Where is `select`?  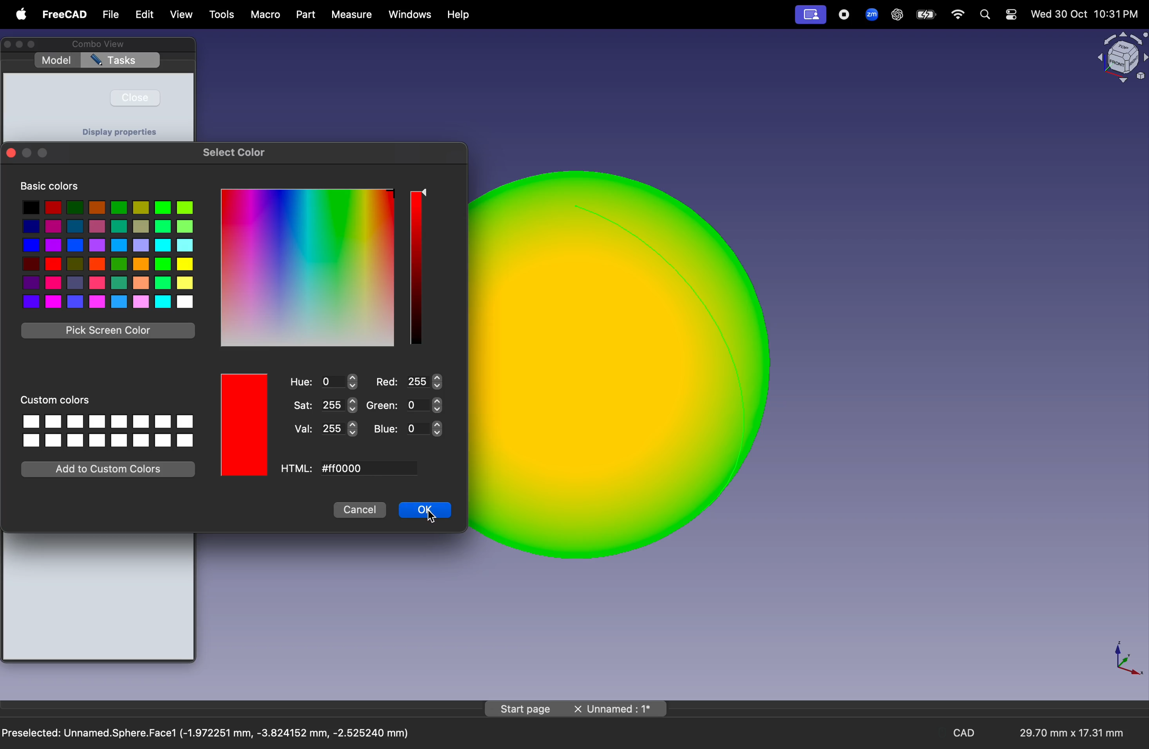 select is located at coordinates (424, 193).